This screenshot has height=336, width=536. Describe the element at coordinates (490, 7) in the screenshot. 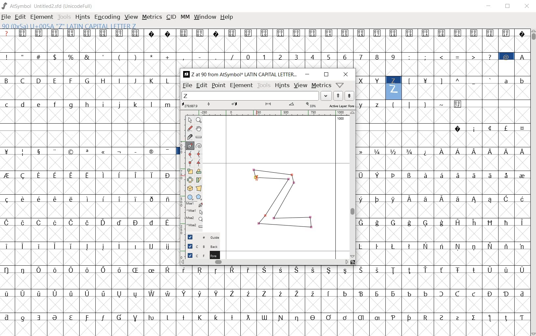

I see `minimize` at that location.